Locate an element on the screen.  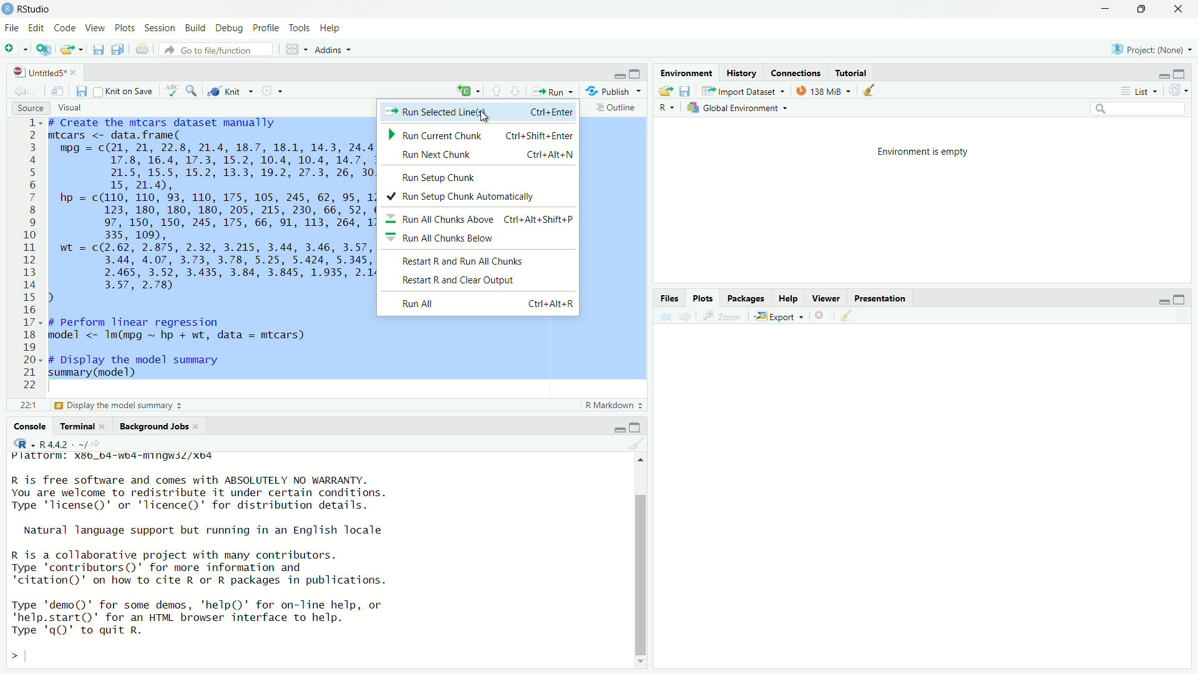
knit is located at coordinates (227, 92).